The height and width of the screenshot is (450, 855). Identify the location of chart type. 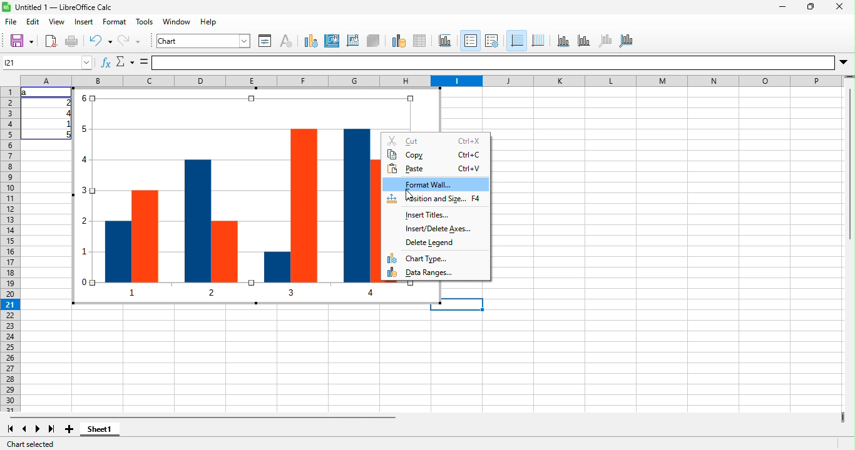
(311, 42).